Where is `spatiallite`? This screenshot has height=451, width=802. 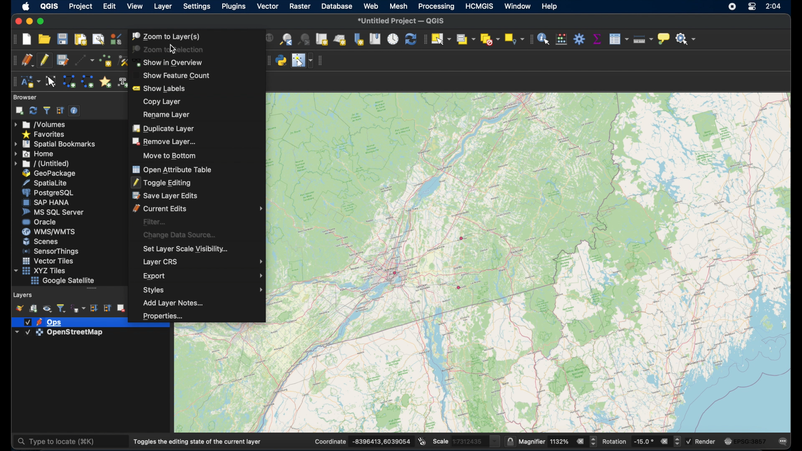 spatiallite is located at coordinates (43, 182).